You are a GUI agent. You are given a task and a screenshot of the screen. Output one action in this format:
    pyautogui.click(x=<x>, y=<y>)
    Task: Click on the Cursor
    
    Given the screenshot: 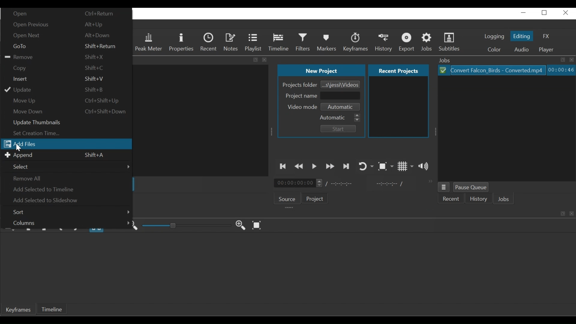 What is the action you would take?
    pyautogui.click(x=17, y=147)
    